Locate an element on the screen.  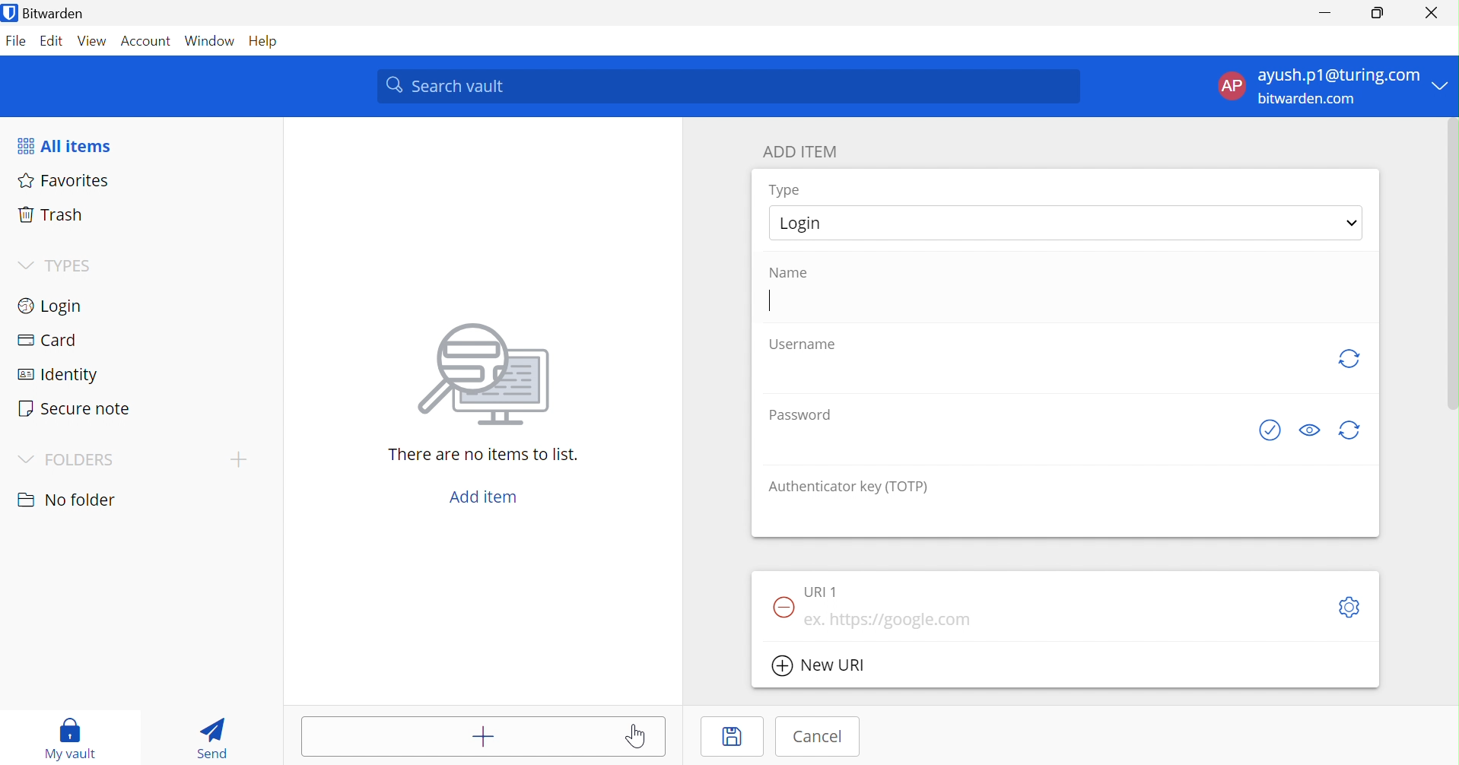
Cancel is located at coordinates (822, 737).